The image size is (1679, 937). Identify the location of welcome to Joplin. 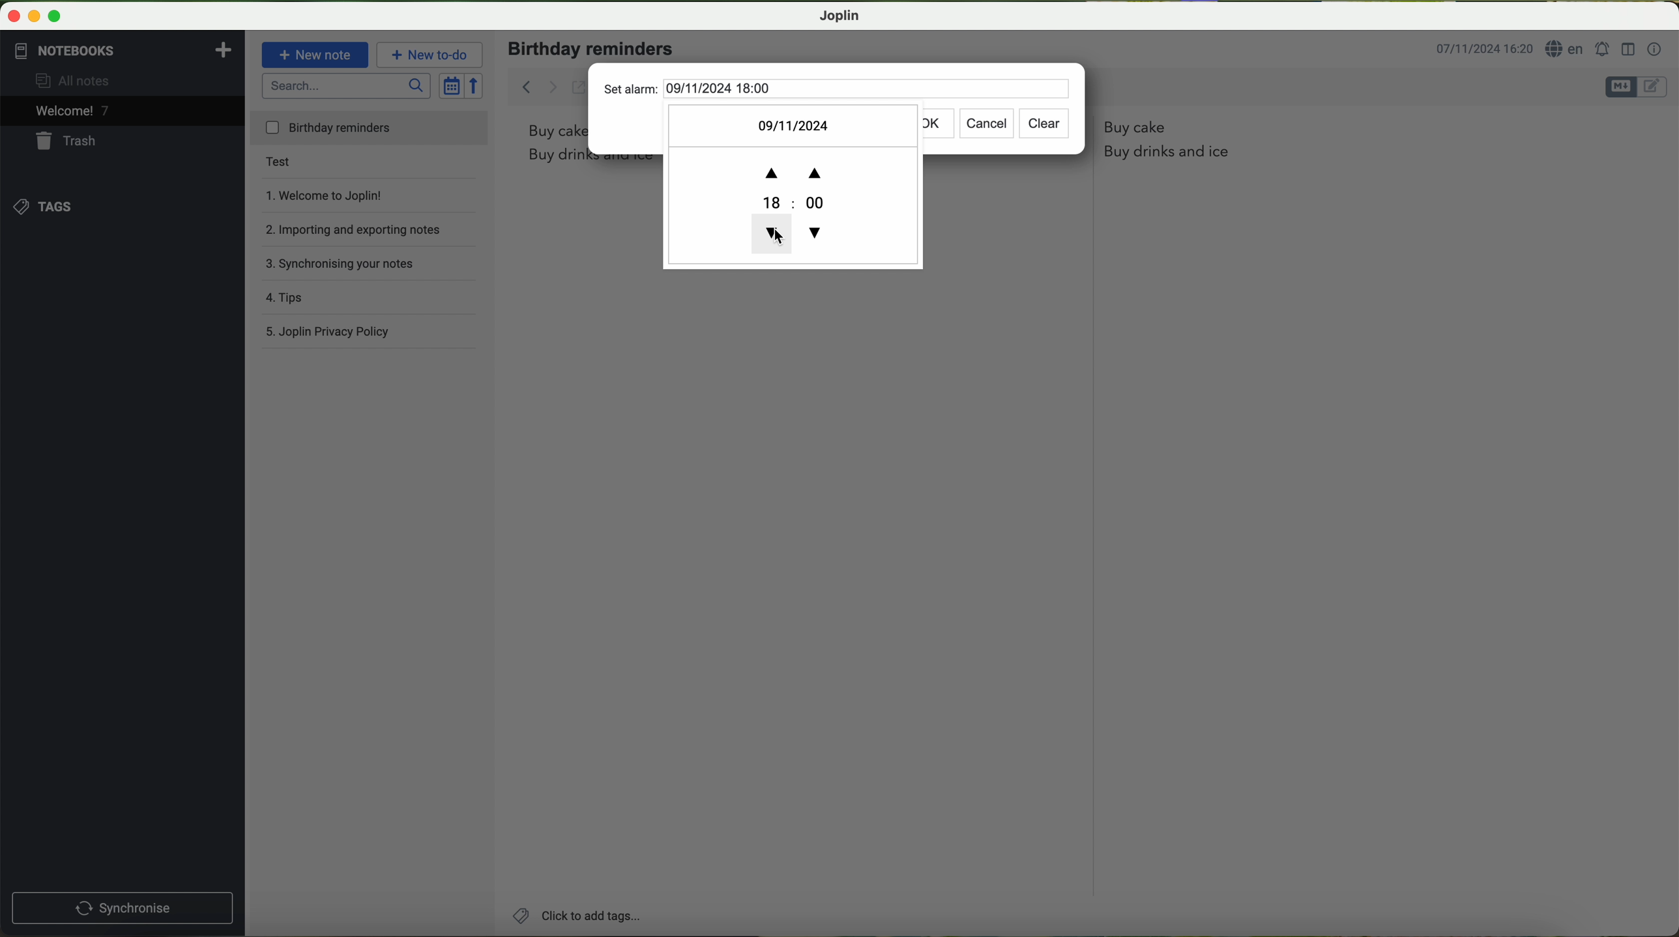
(342, 195).